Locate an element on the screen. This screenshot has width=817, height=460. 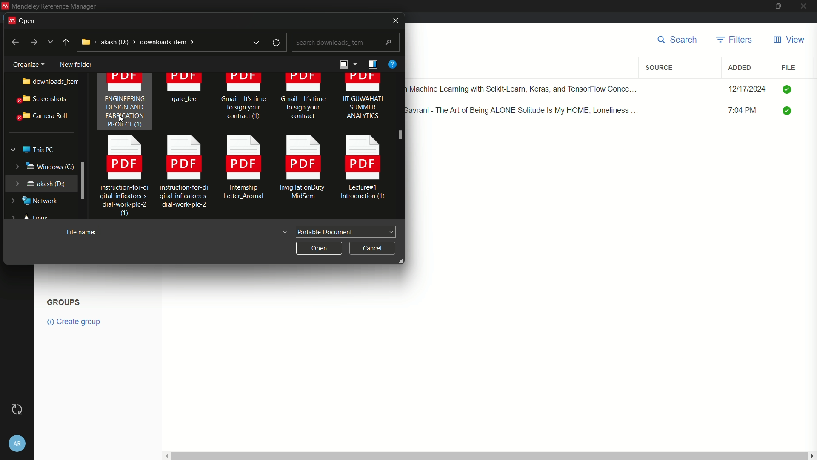
Gmail - It's time
to sign your
contract (1) is located at coordinates (243, 100).